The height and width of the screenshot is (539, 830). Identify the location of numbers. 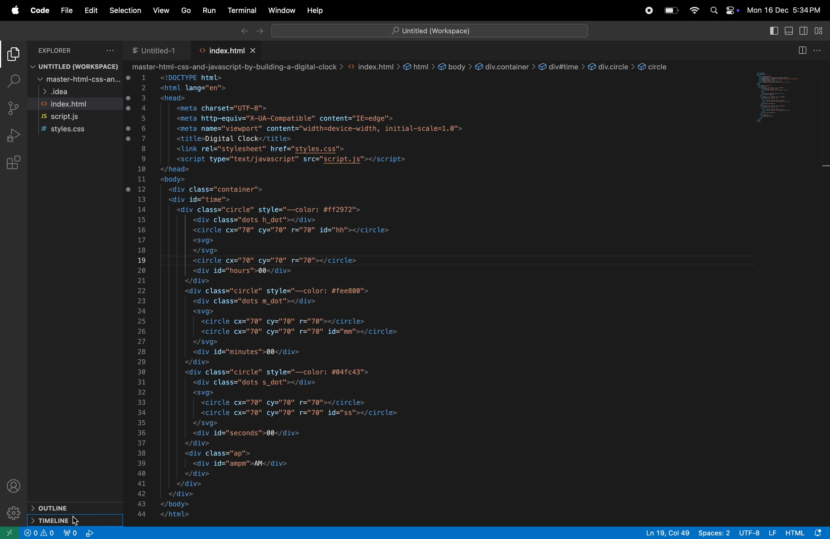
(142, 296).